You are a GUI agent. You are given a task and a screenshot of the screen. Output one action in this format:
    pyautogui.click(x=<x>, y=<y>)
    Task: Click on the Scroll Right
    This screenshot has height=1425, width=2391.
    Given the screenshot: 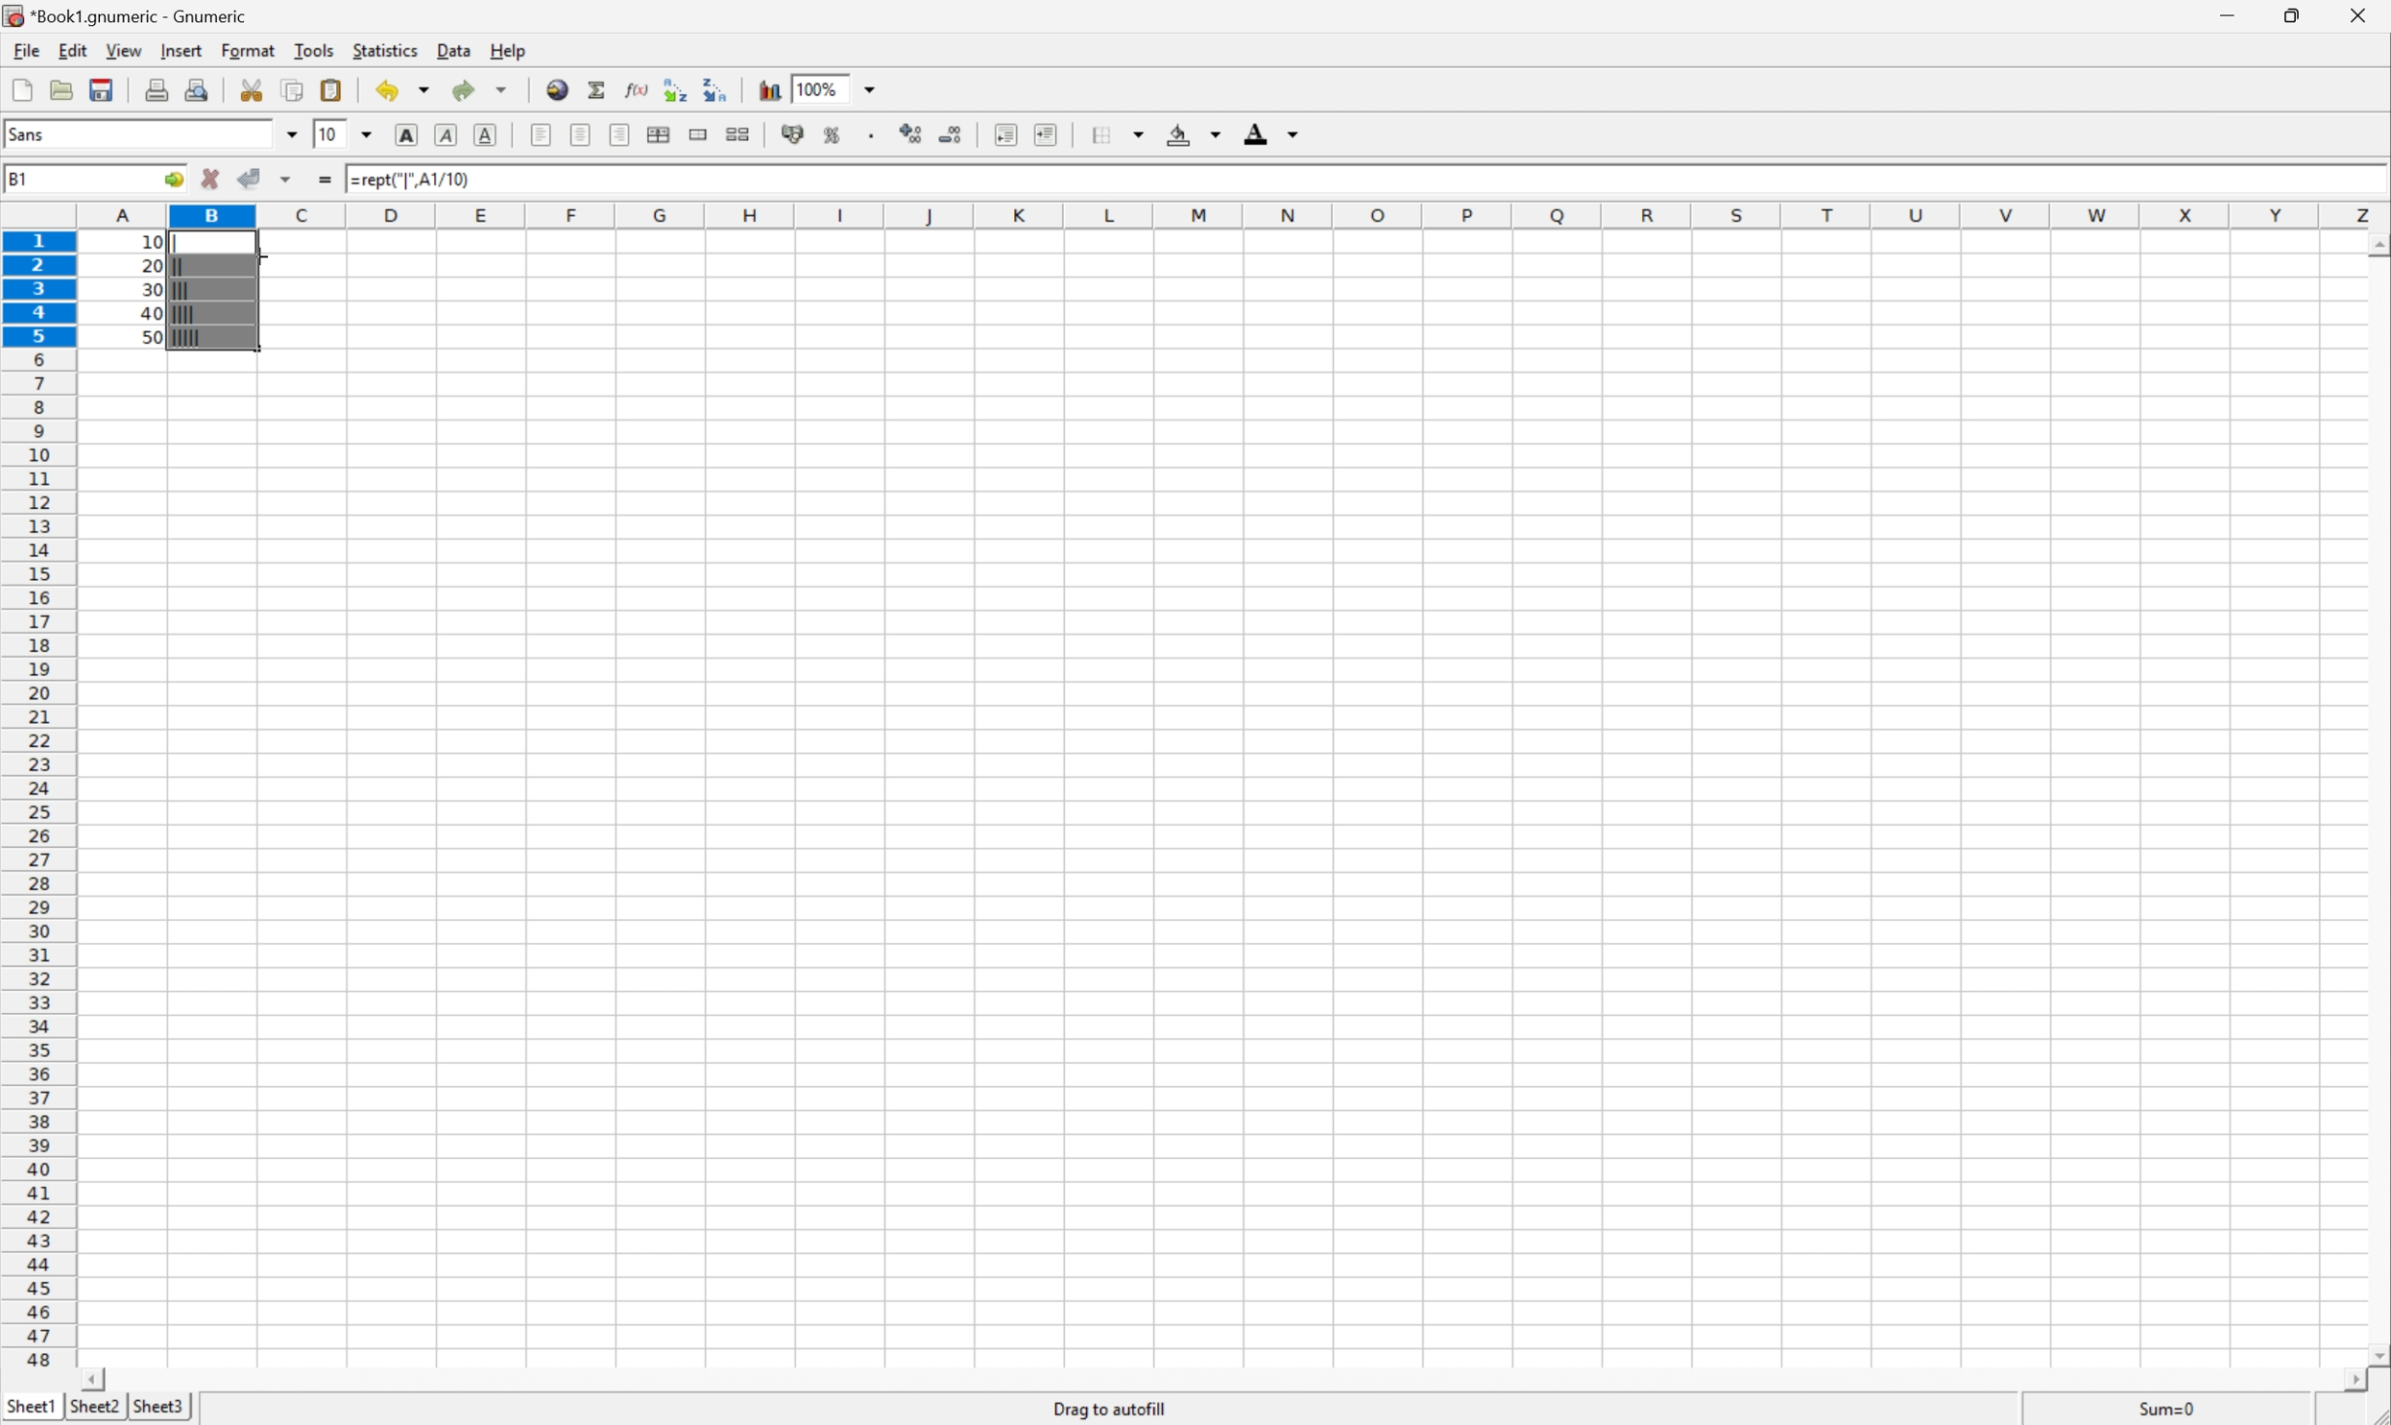 What is the action you would take?
    pyautogui.click(x=2348, y=1381)
    